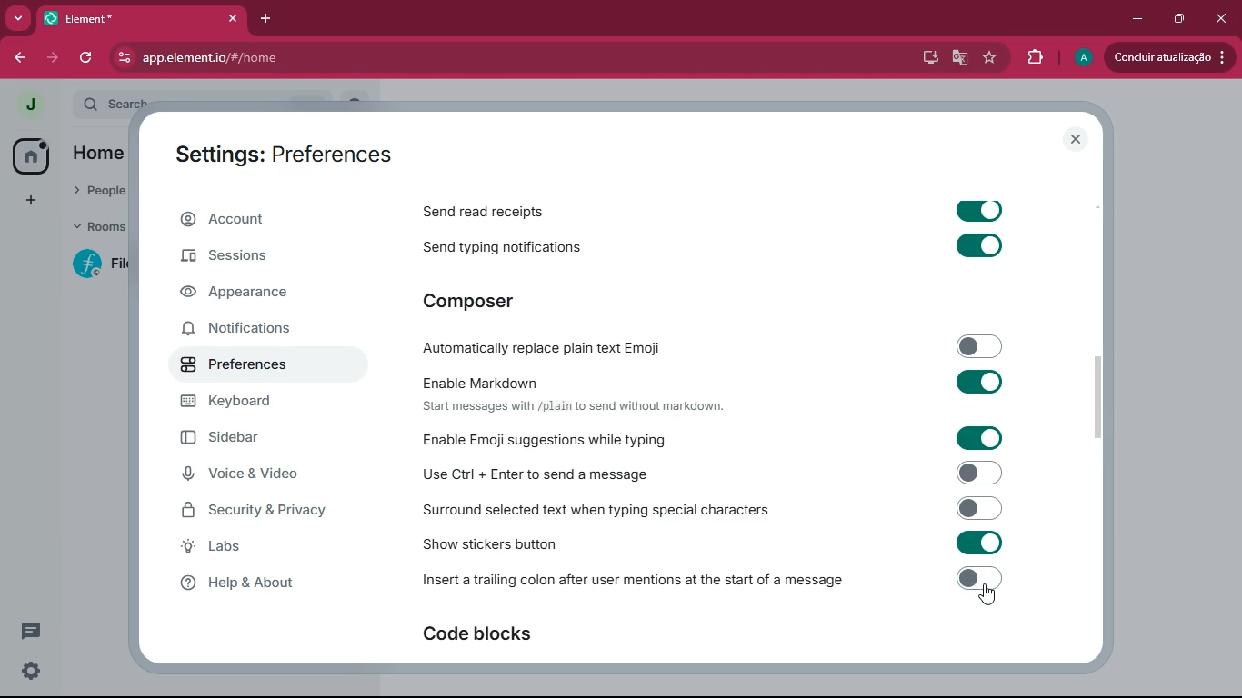  Describe the element at coordinates (252, 294) in the screenshot. I see `appearance` at that location.